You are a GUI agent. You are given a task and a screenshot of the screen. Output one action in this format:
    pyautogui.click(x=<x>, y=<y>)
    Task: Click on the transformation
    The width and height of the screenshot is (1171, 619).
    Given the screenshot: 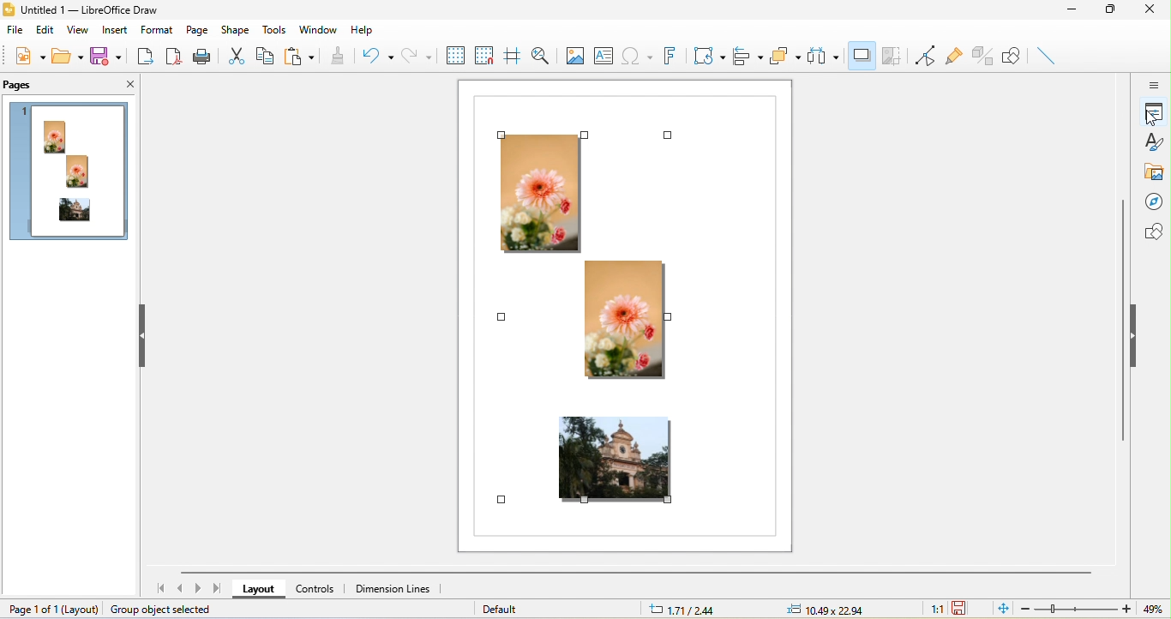 What is the action you would take?
    pyautogui.click(x=708, y=54)
    